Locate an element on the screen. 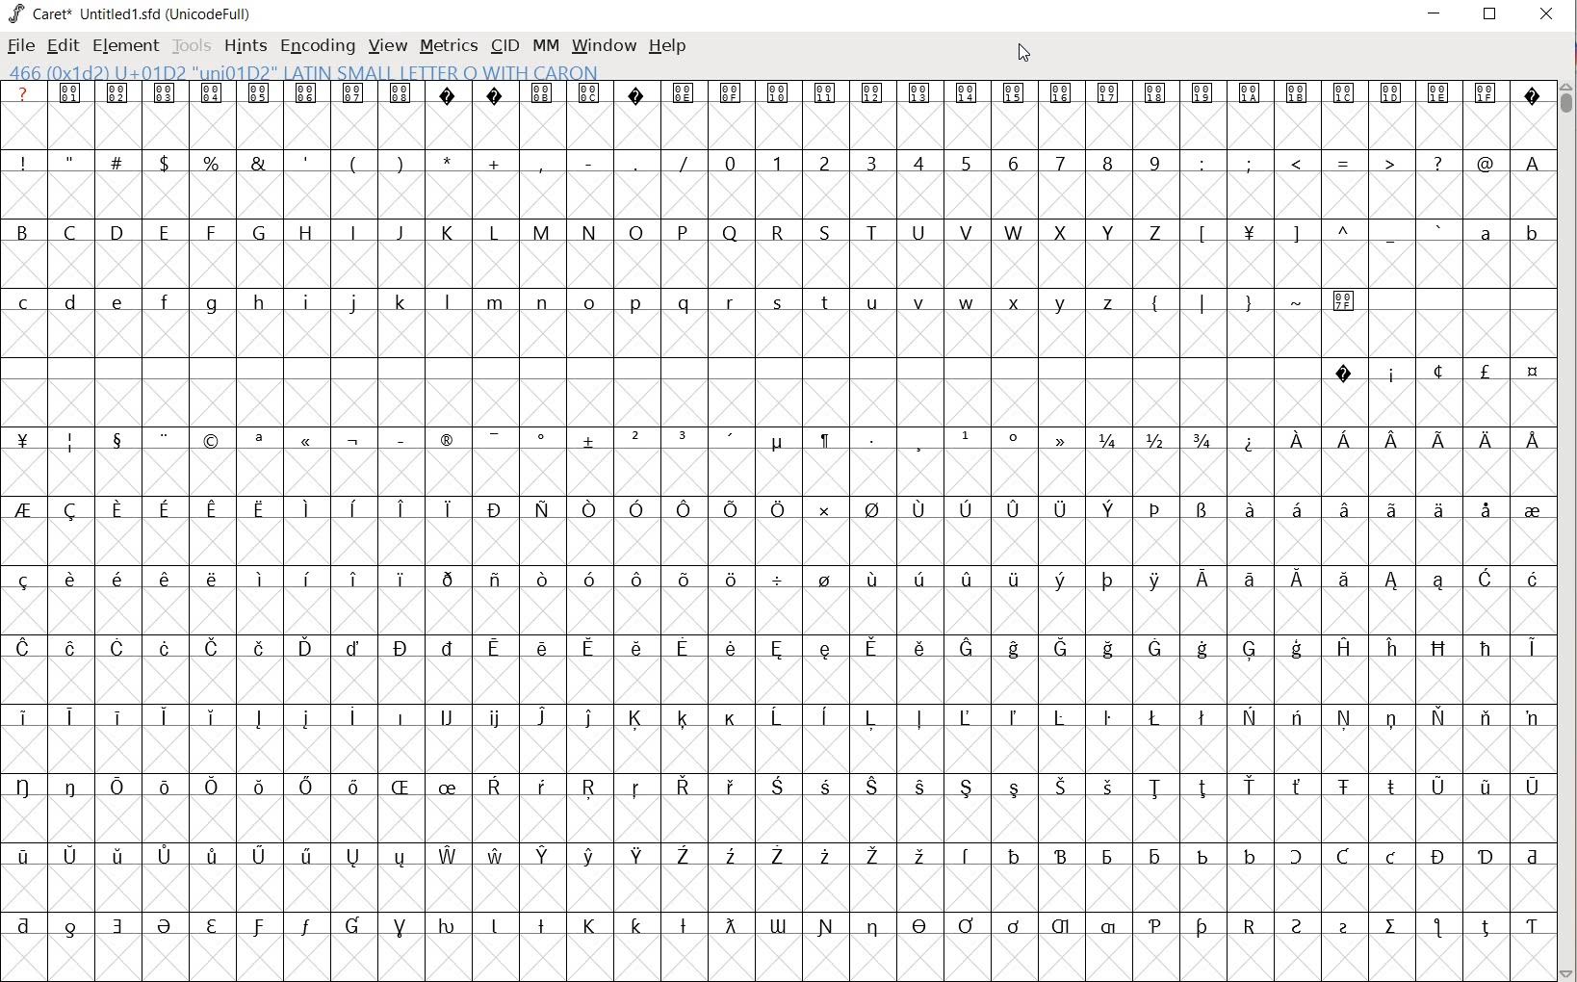  466 (0x1d2) U+01D2 "UNI01D2" LATIN SMALL LETTER O WITH CARON is located at coordinates (304, 73).